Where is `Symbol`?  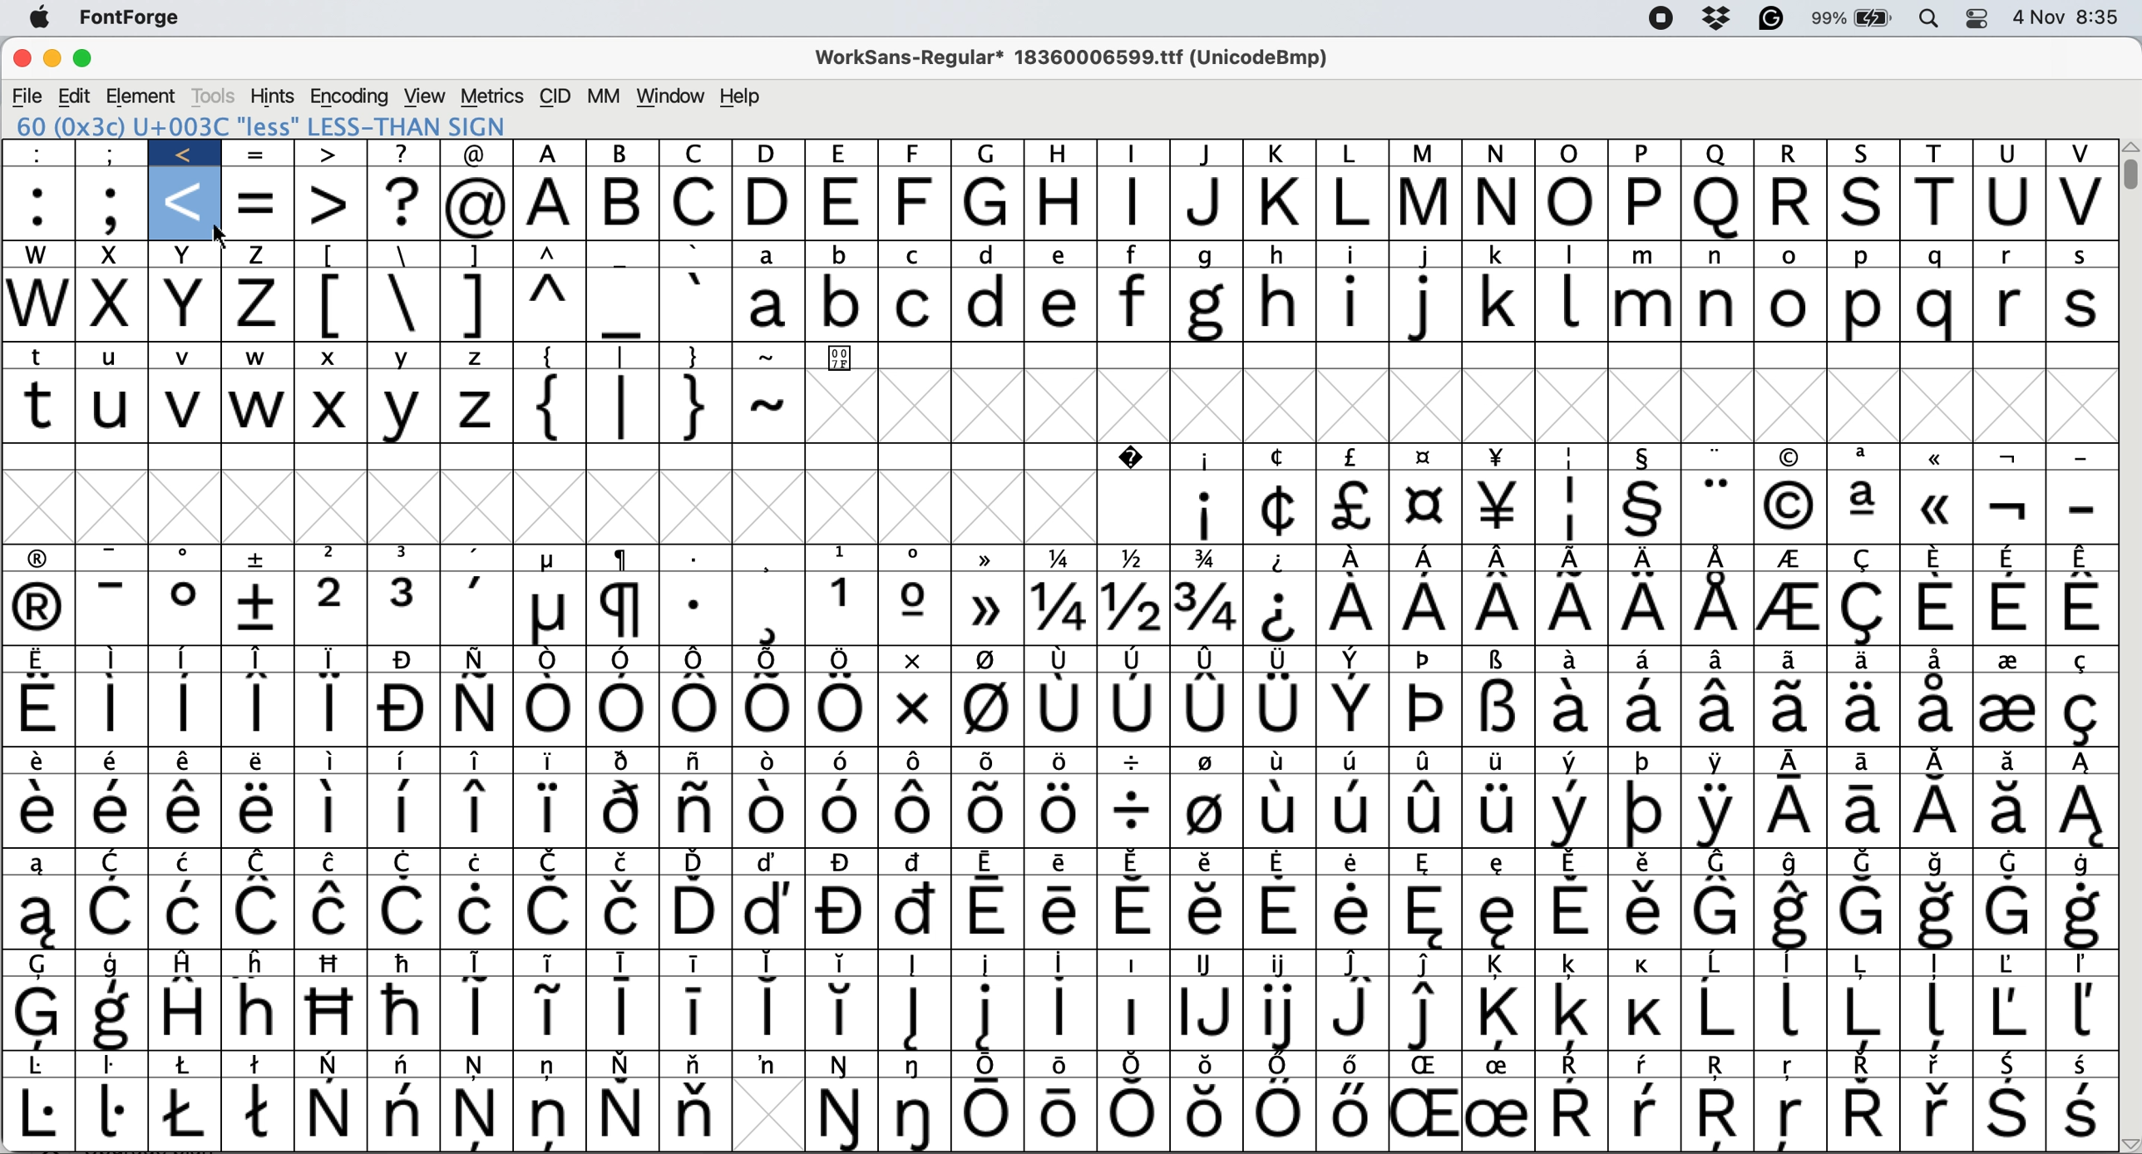
Symbol is located at coordinates (1500, 862).